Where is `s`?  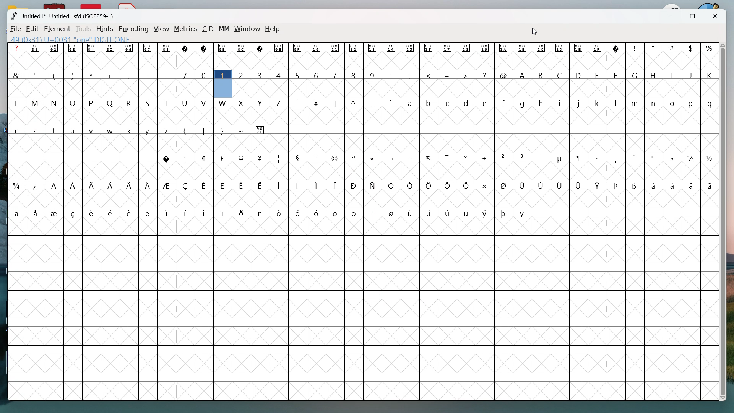
s is located at coordinates (36, 130).